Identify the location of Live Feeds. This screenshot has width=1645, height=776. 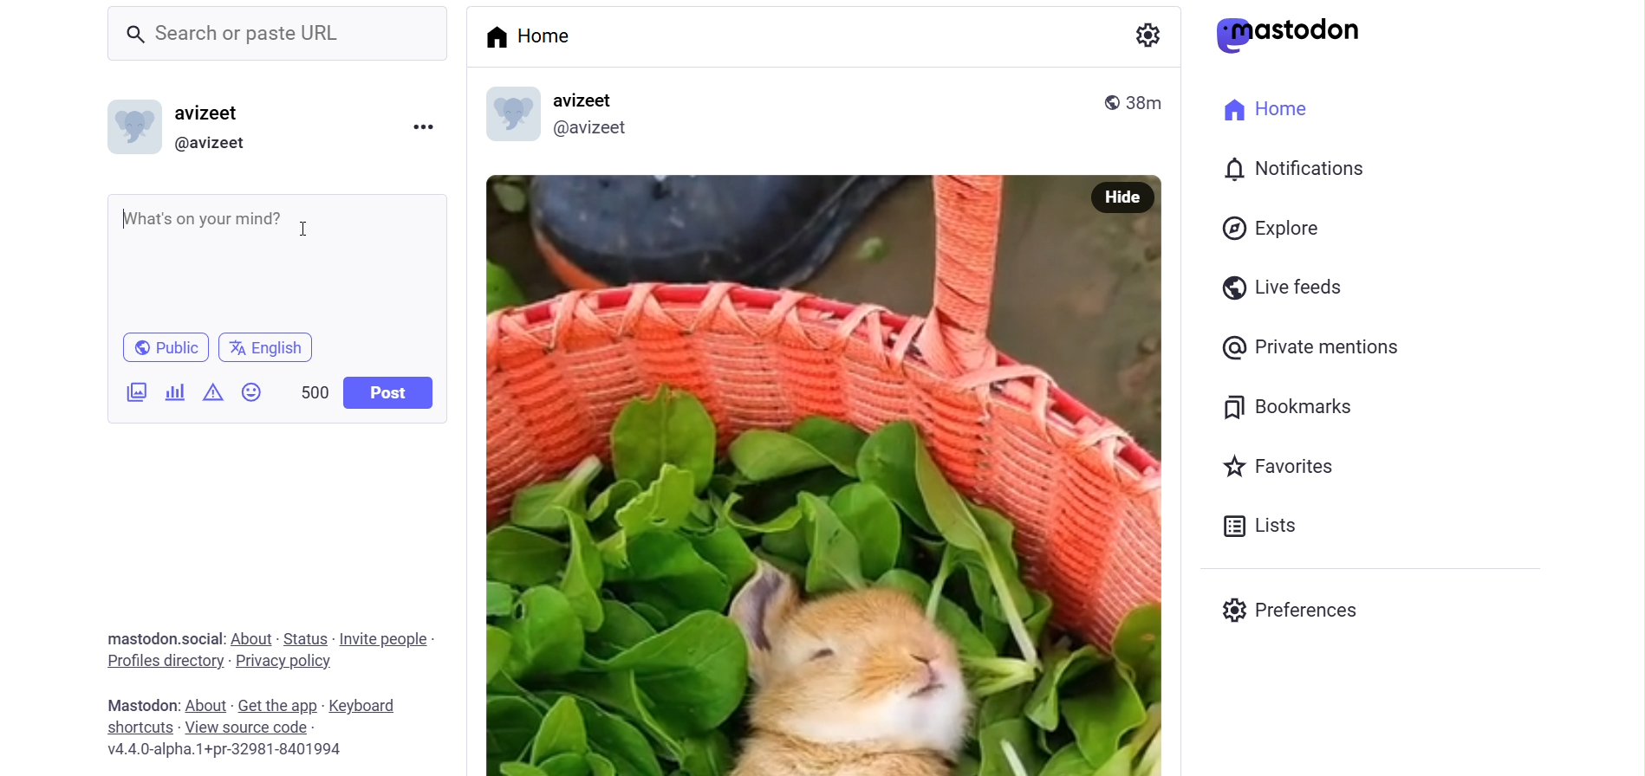
(1279, 288).